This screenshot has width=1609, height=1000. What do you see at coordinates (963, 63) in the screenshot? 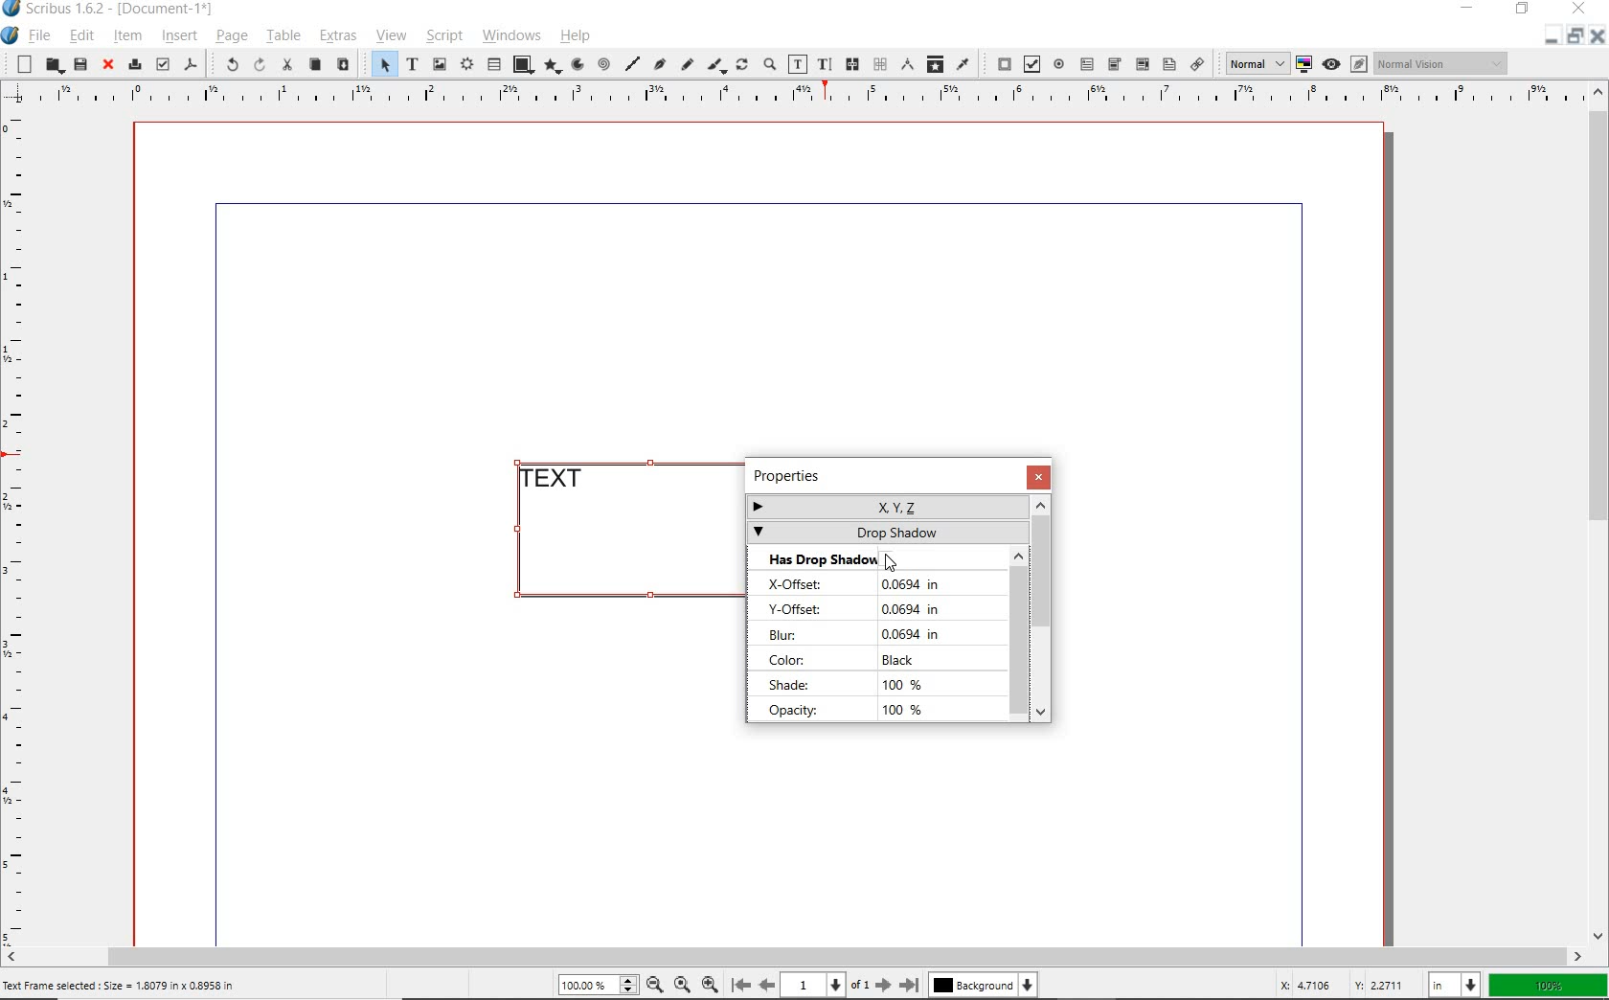
I see `eye dropper` at bounding box center [963, 63].